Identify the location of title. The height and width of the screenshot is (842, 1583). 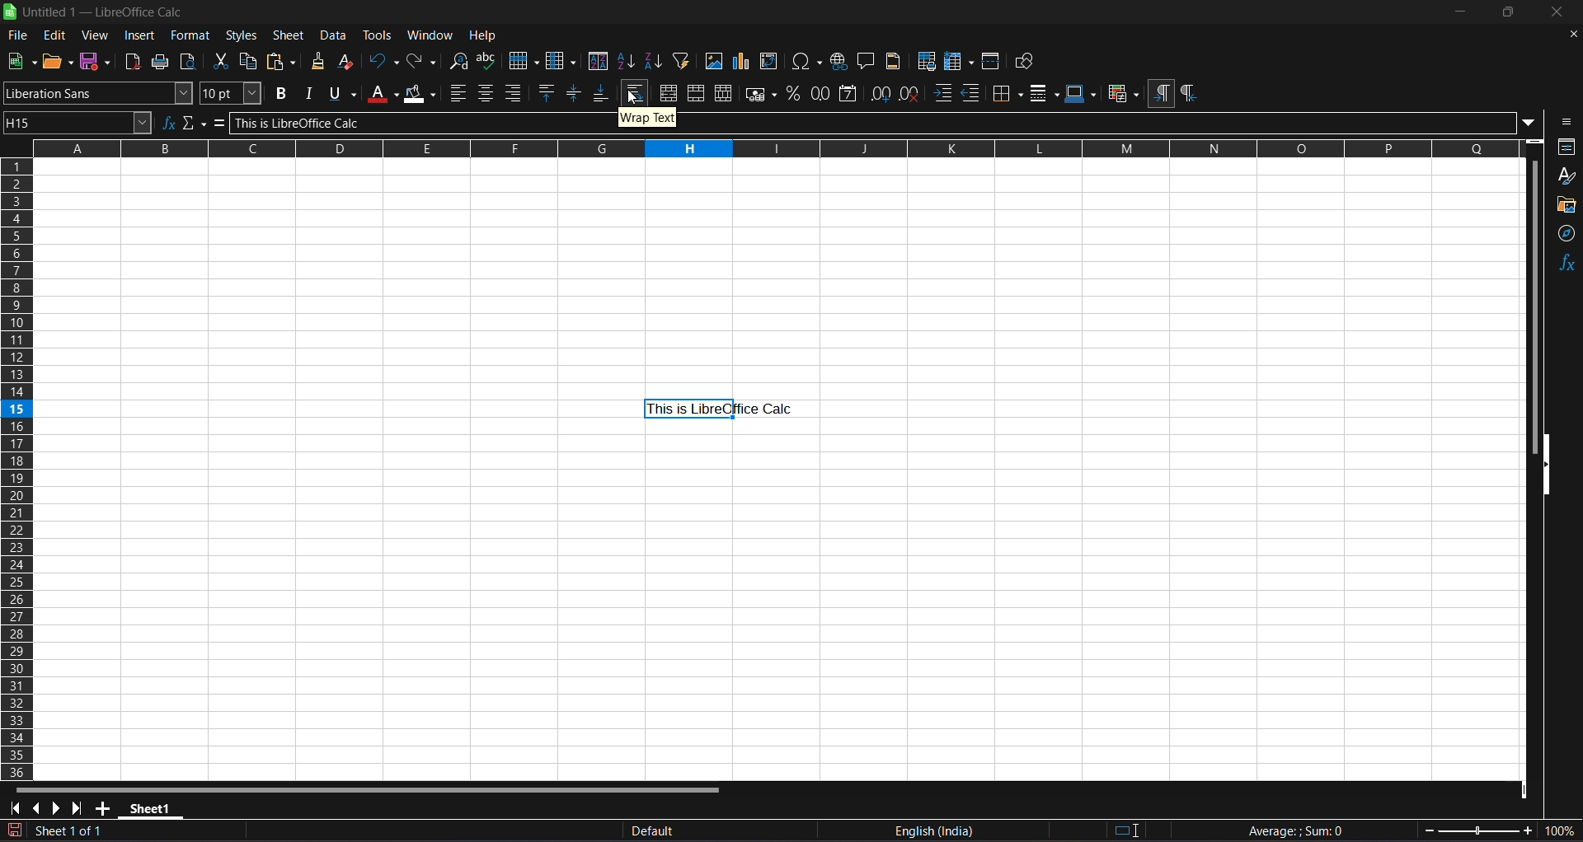
(106, 12).